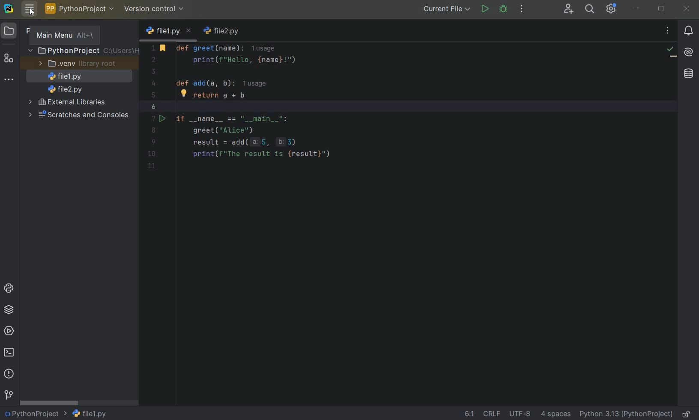  I want to click on problems, so click(9, 374).